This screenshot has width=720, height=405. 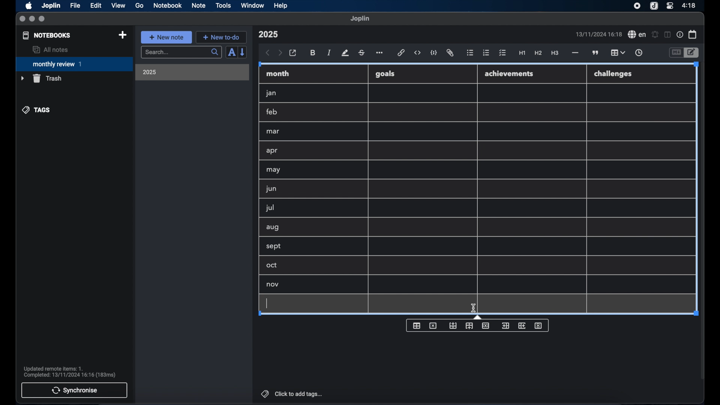 I want to click on new to-do, so click(x=222, y=37).